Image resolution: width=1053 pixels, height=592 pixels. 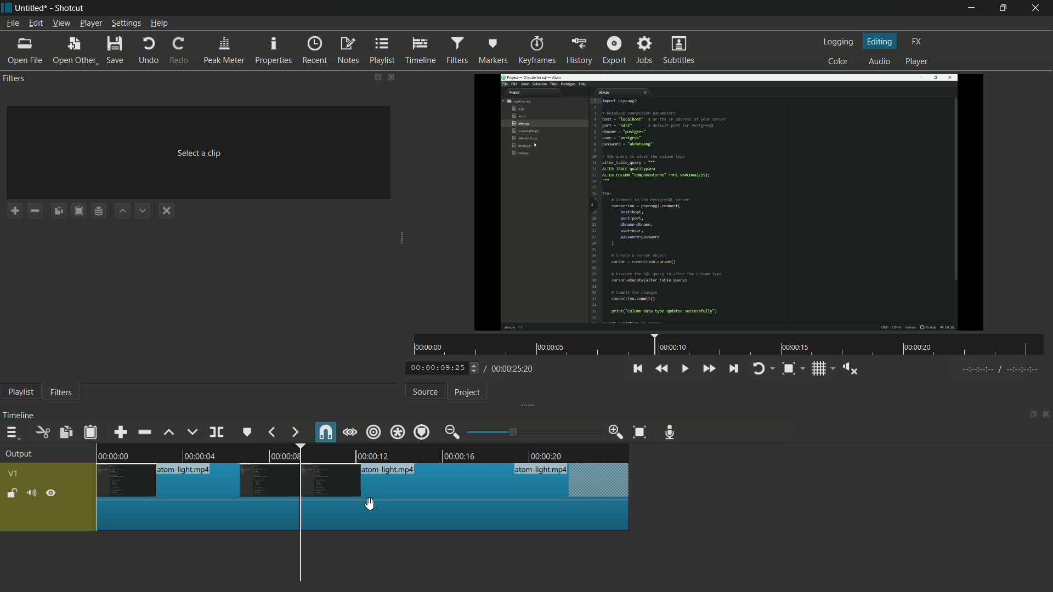 I want to click on v1, so click(x=13, y=474).